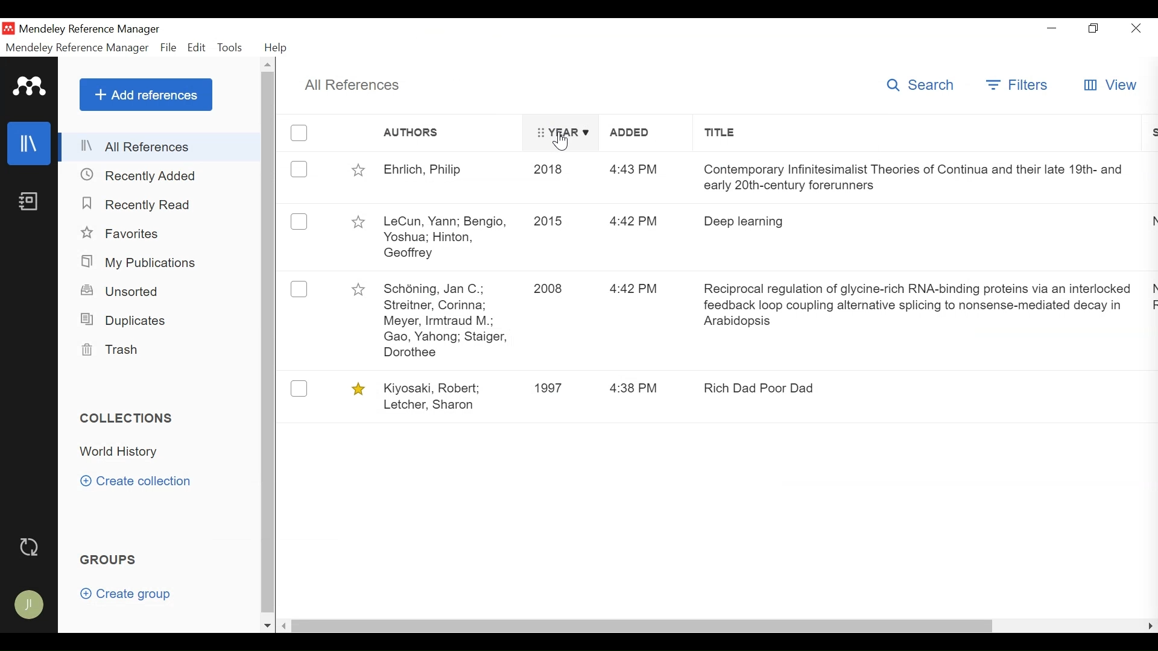 The height and width of the screenshot is (651, 1158). Describe the element at coordinates (637, 224) in the screenshot. I see `4:42 PM` at that location.